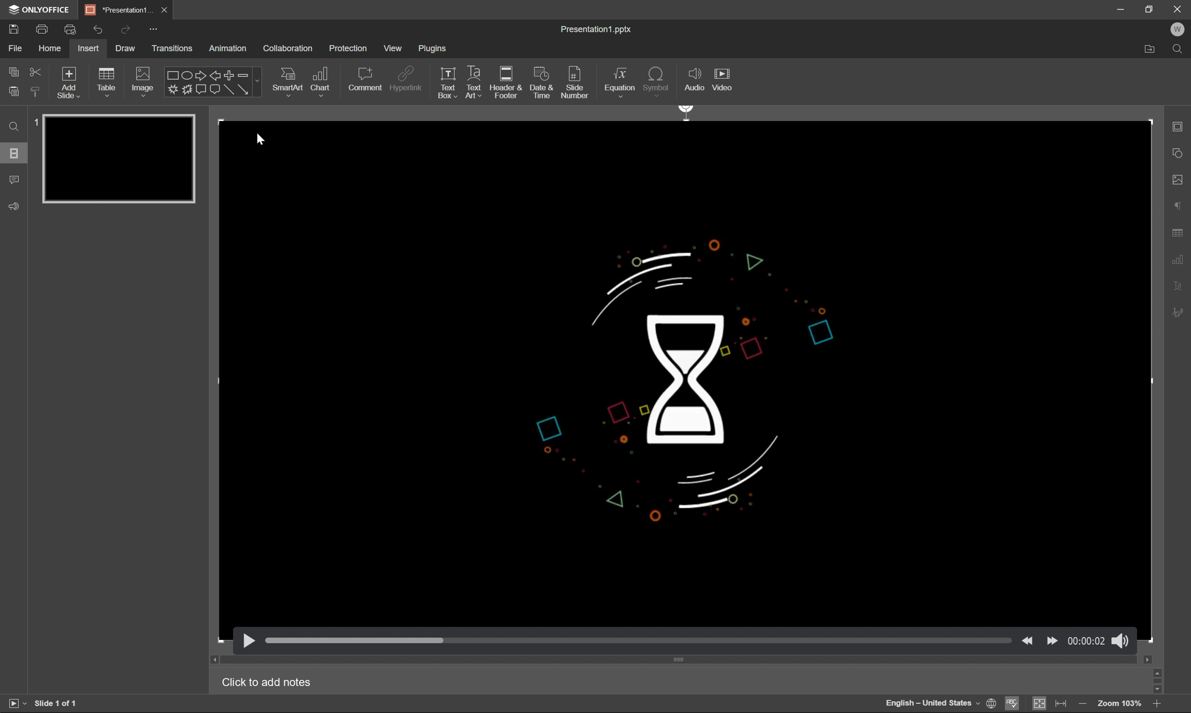 Image resolution: width=1191 pixels, height=713 pixels. Describe the element at coordinates (1159, 681) in the screenshot. I see `scroll bar` at that location.